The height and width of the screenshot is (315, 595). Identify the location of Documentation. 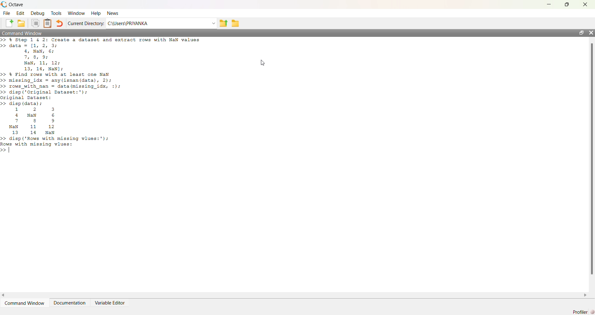
(69, 303).